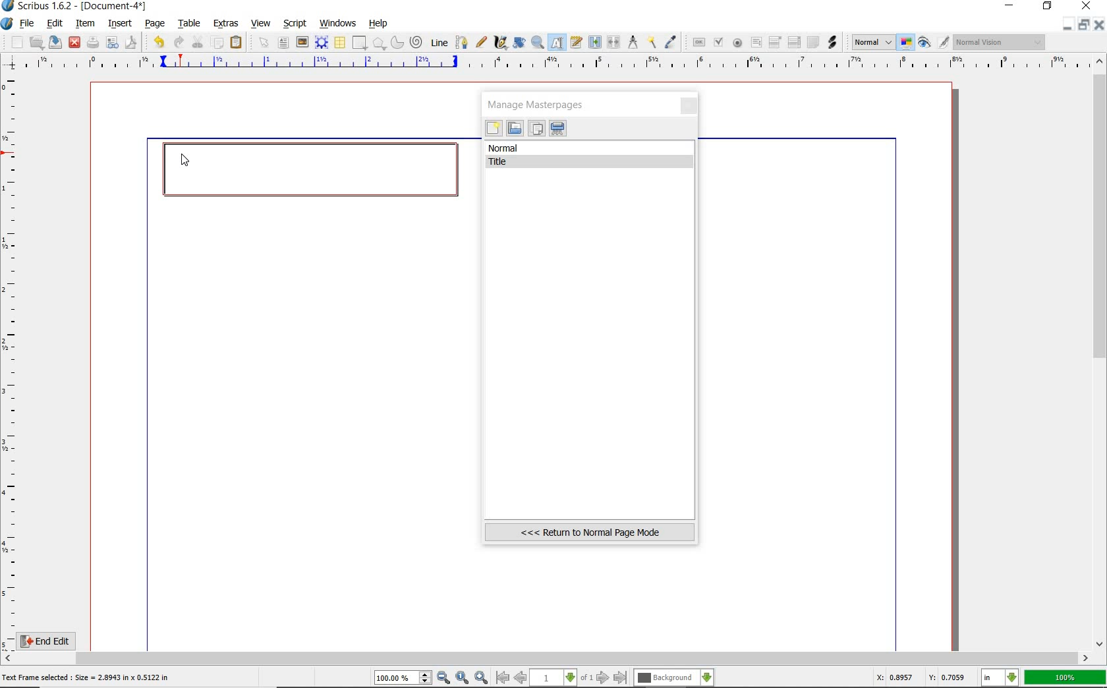 The width and height of the screenshot is (1107, 688). Describe the element at coordinates (522, 678) in the screenshot. I see `go to previous page` at that location.